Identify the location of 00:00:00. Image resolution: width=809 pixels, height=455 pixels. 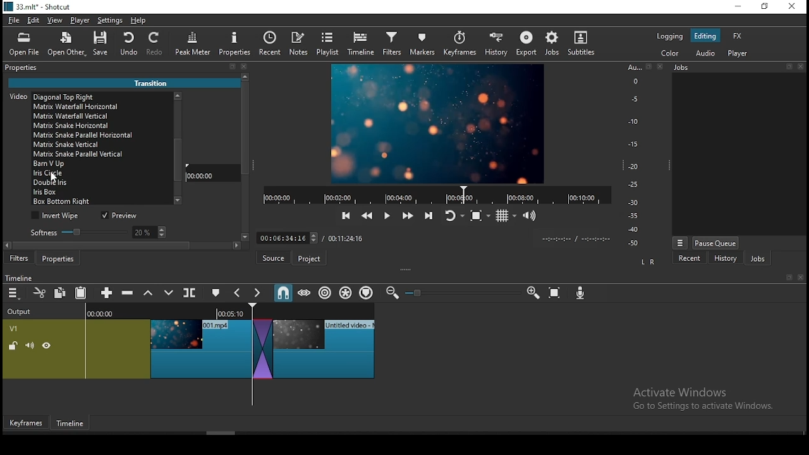
(203, 175).